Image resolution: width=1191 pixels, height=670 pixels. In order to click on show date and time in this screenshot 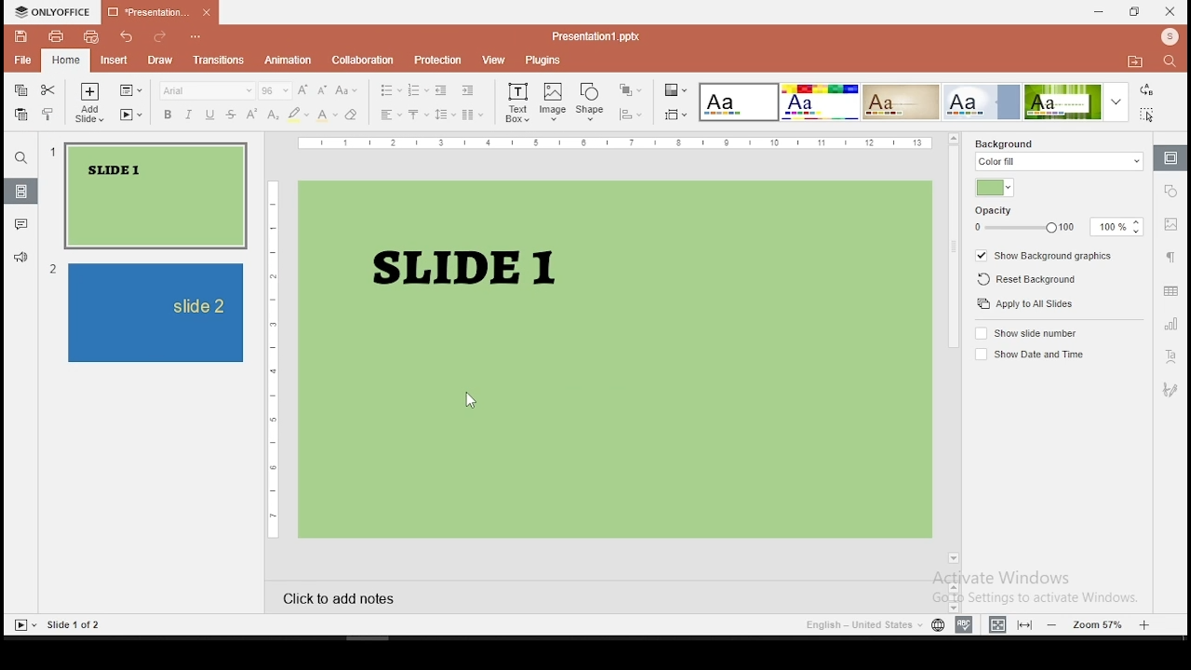, I will do `click(1028, 354)`.